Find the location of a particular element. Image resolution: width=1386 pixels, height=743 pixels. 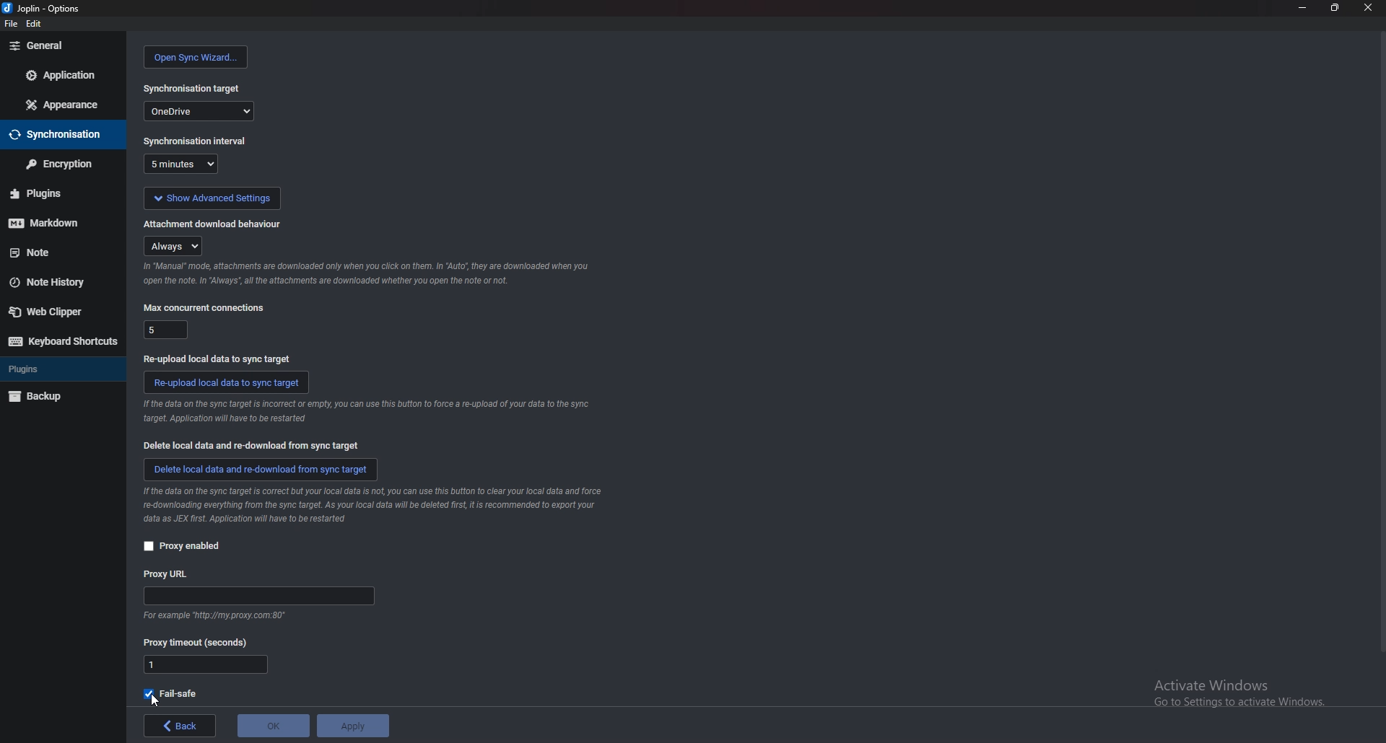

sync interval is located at coordinates (194, 141).